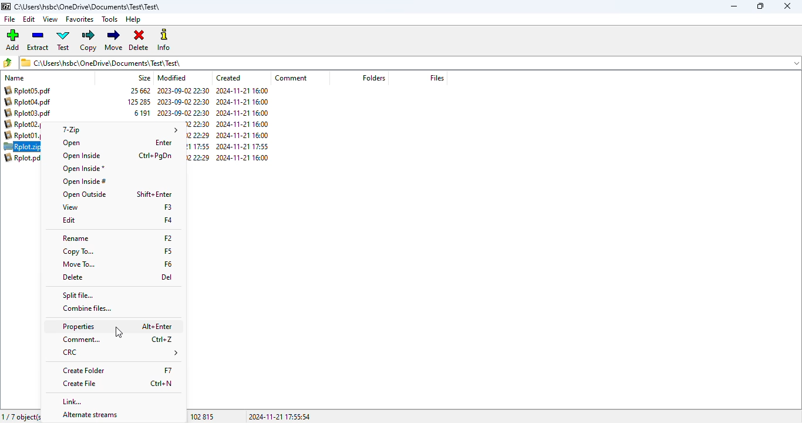 Image resolution: width=802 pixels, height=423 pixels. Describe the element at coordinates (172, 78) in the screenshot. I see `modified` at that location.